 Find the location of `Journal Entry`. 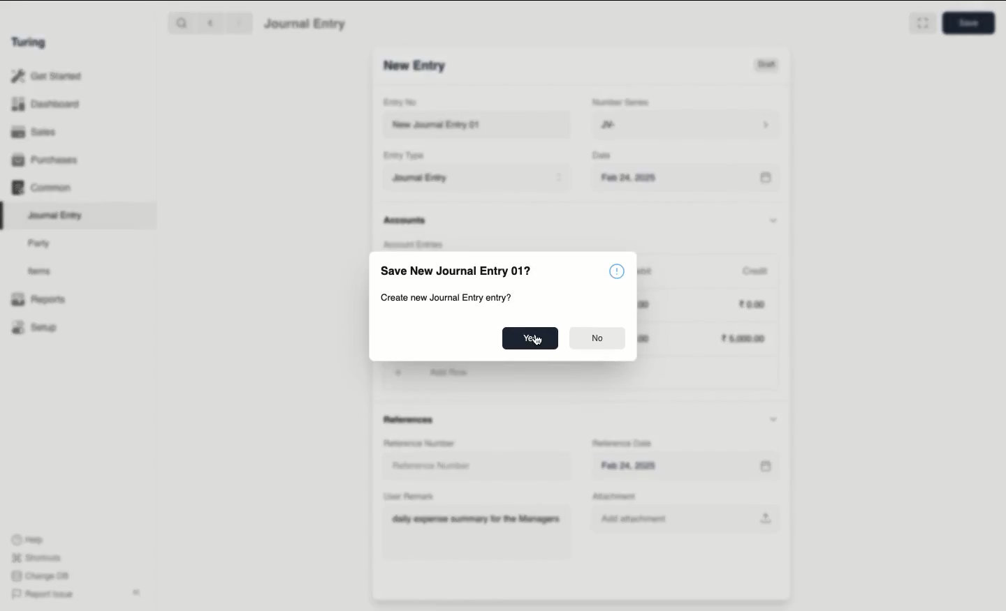

Journal Entry is located at coordinates (56, 216).